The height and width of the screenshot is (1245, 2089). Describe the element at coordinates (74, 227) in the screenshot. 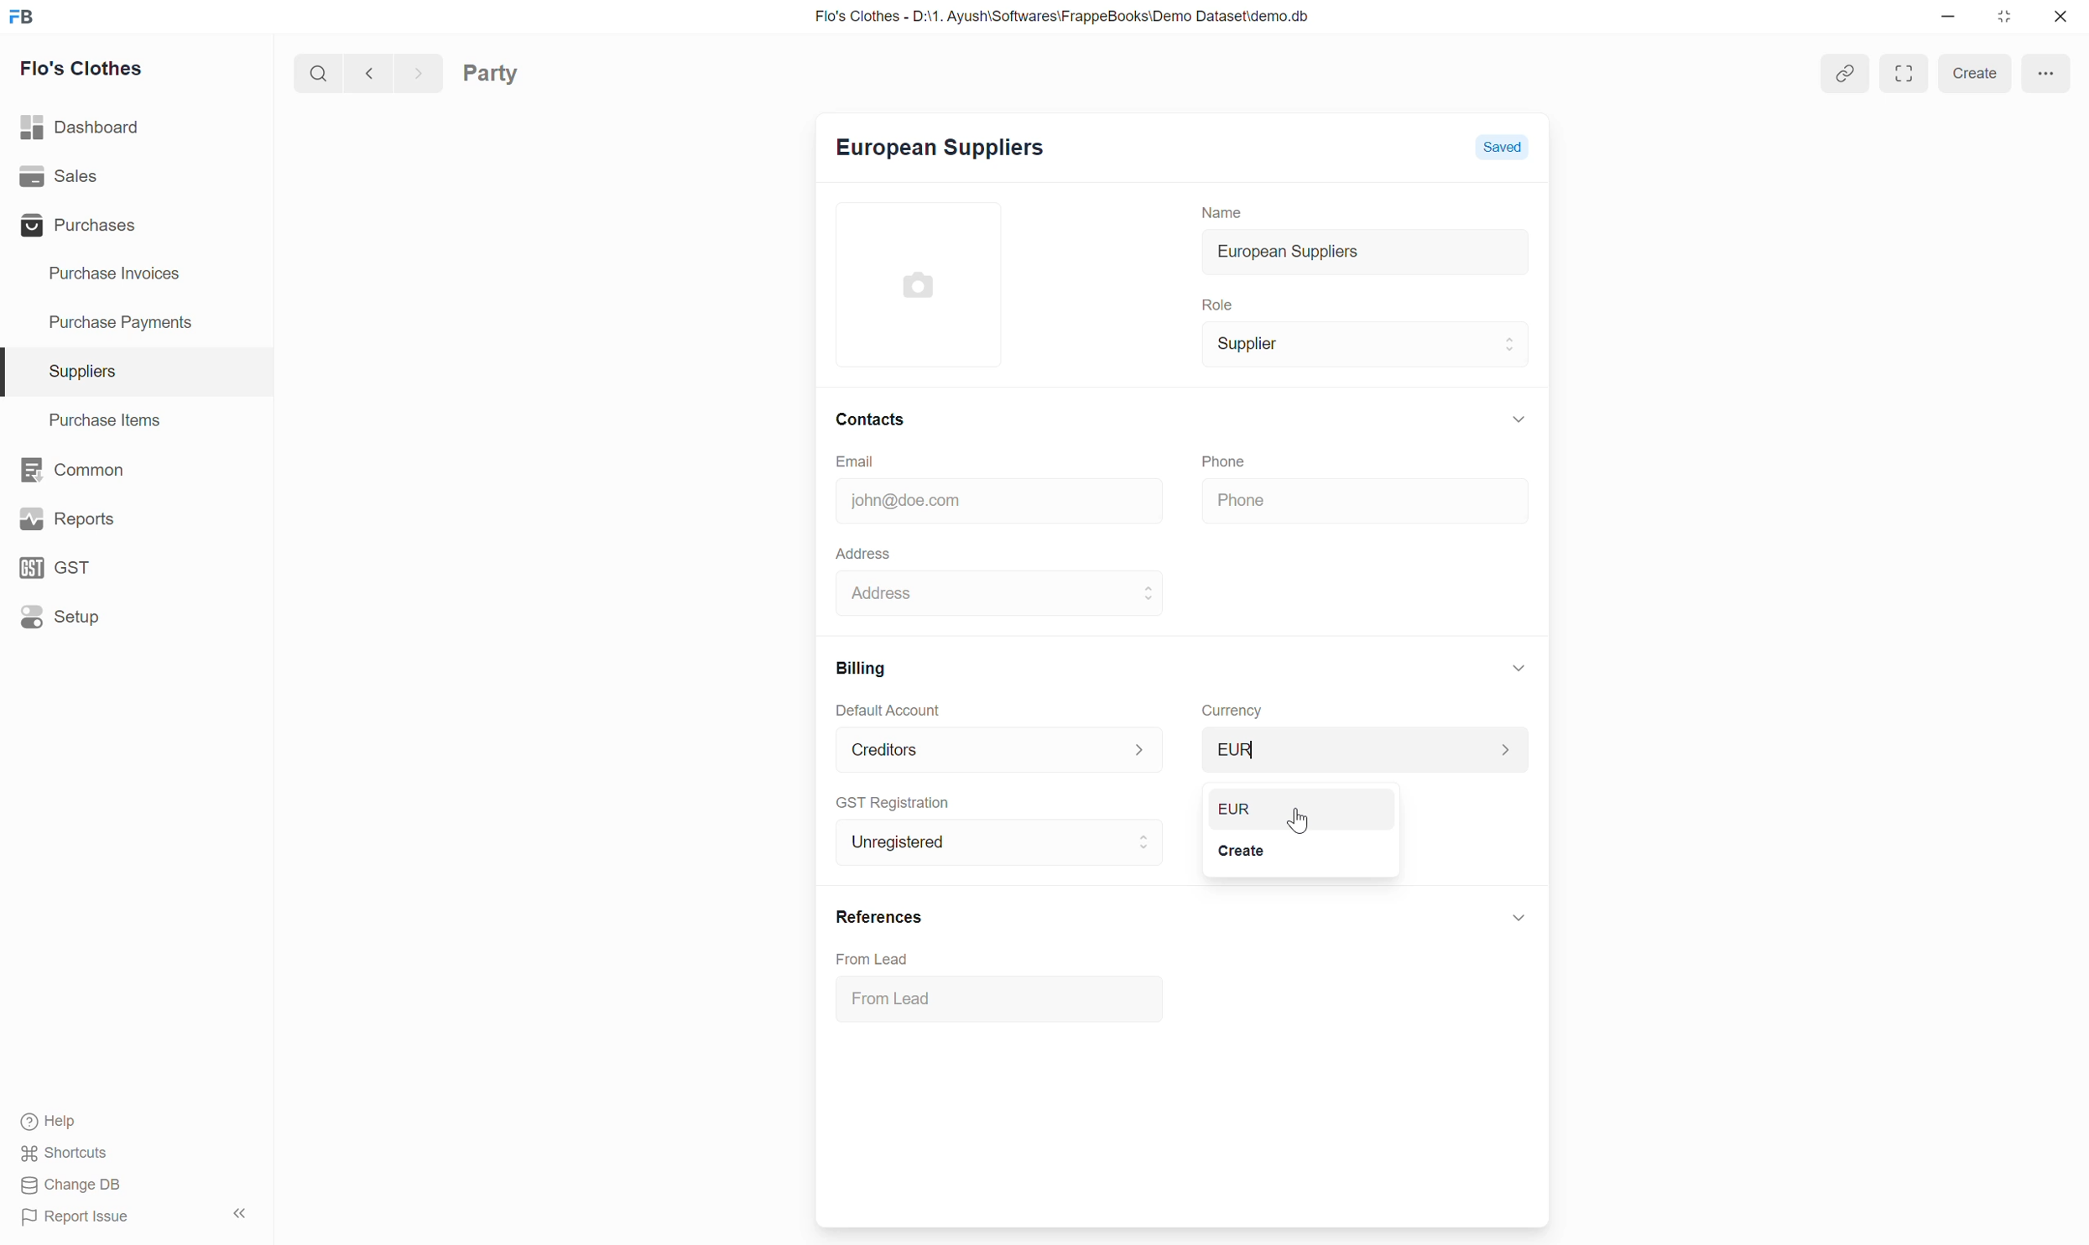

I see `purchases` at that location.